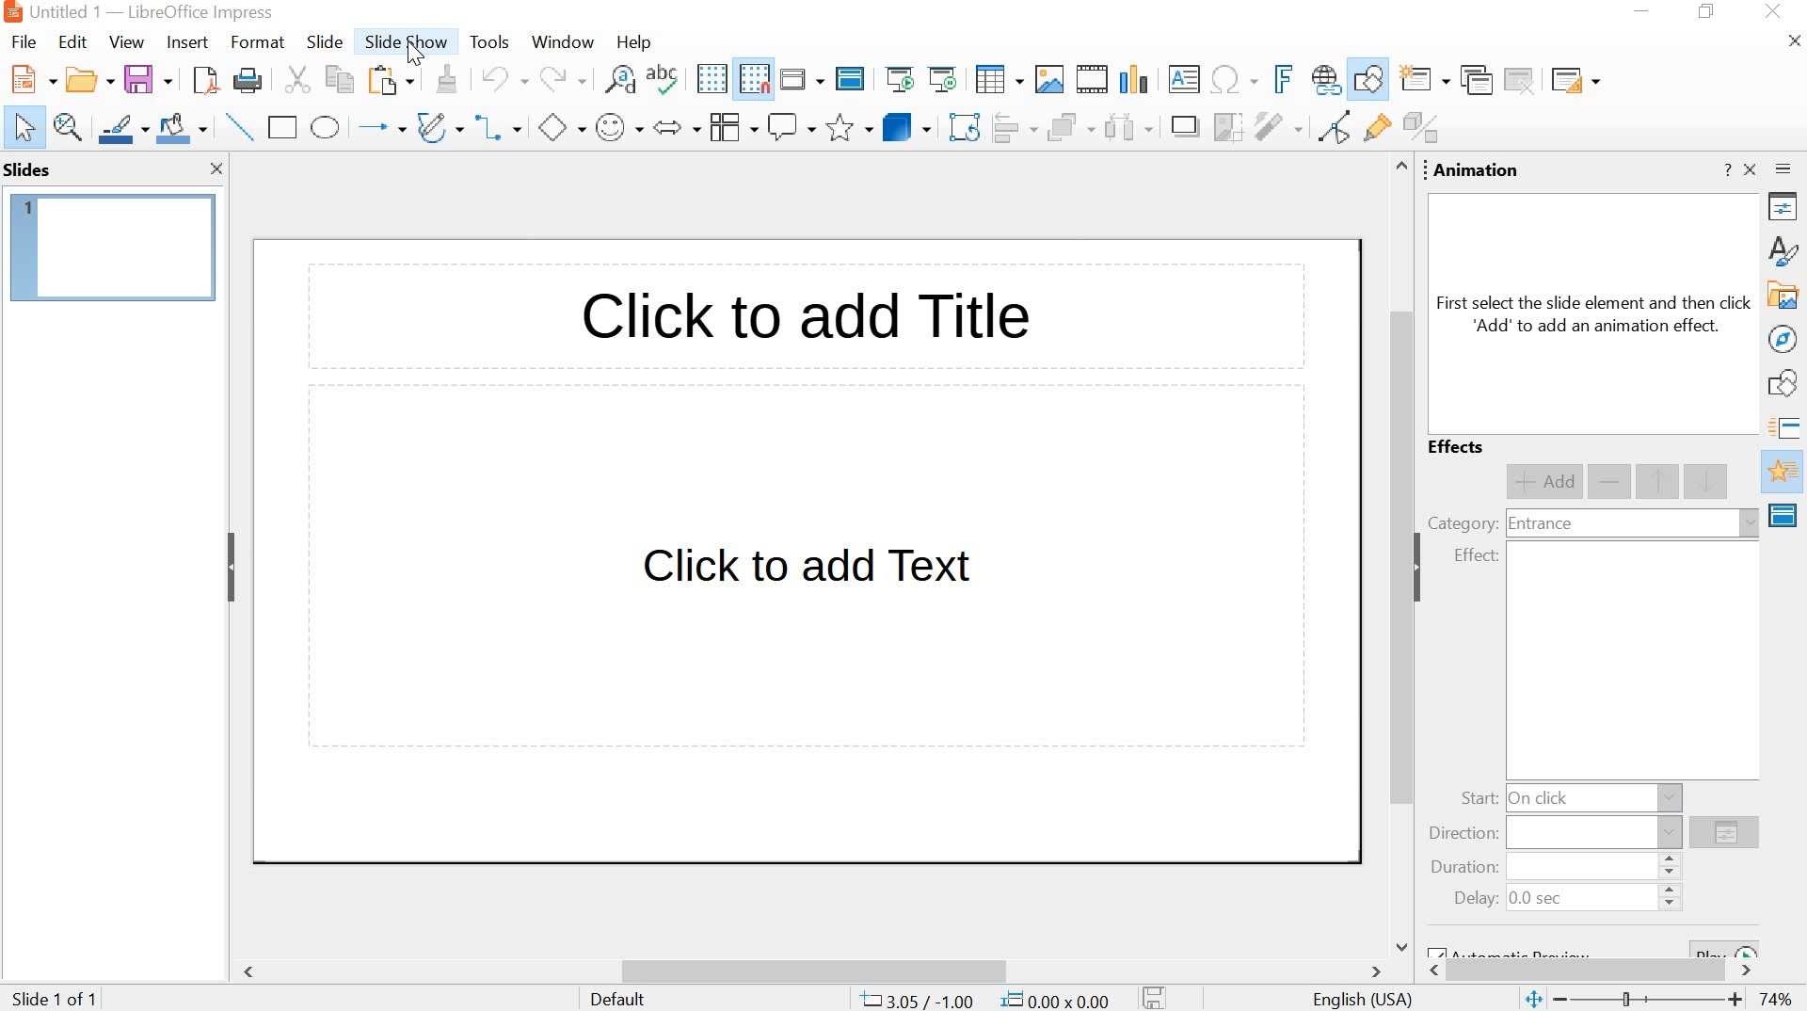 The width and height of the screenshot is (1807, 1011). Describe the element at coordinates (402, 42) in the screenshot. I see `slide show menu` at that location.